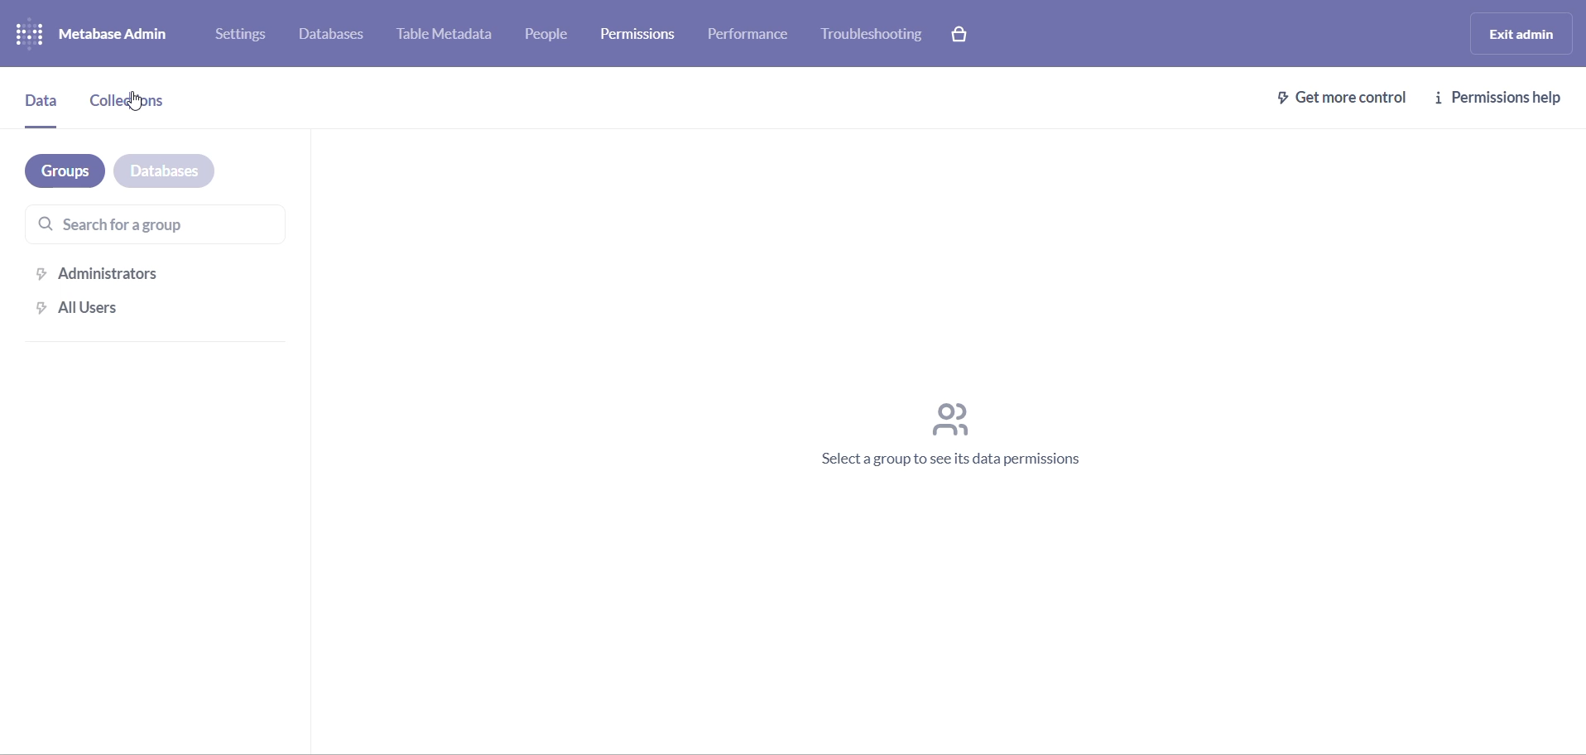 This screenshot has height=755, width=1586. Describe the element at coordinates (128, 275) in the screenshot. I see `administration` at that location.